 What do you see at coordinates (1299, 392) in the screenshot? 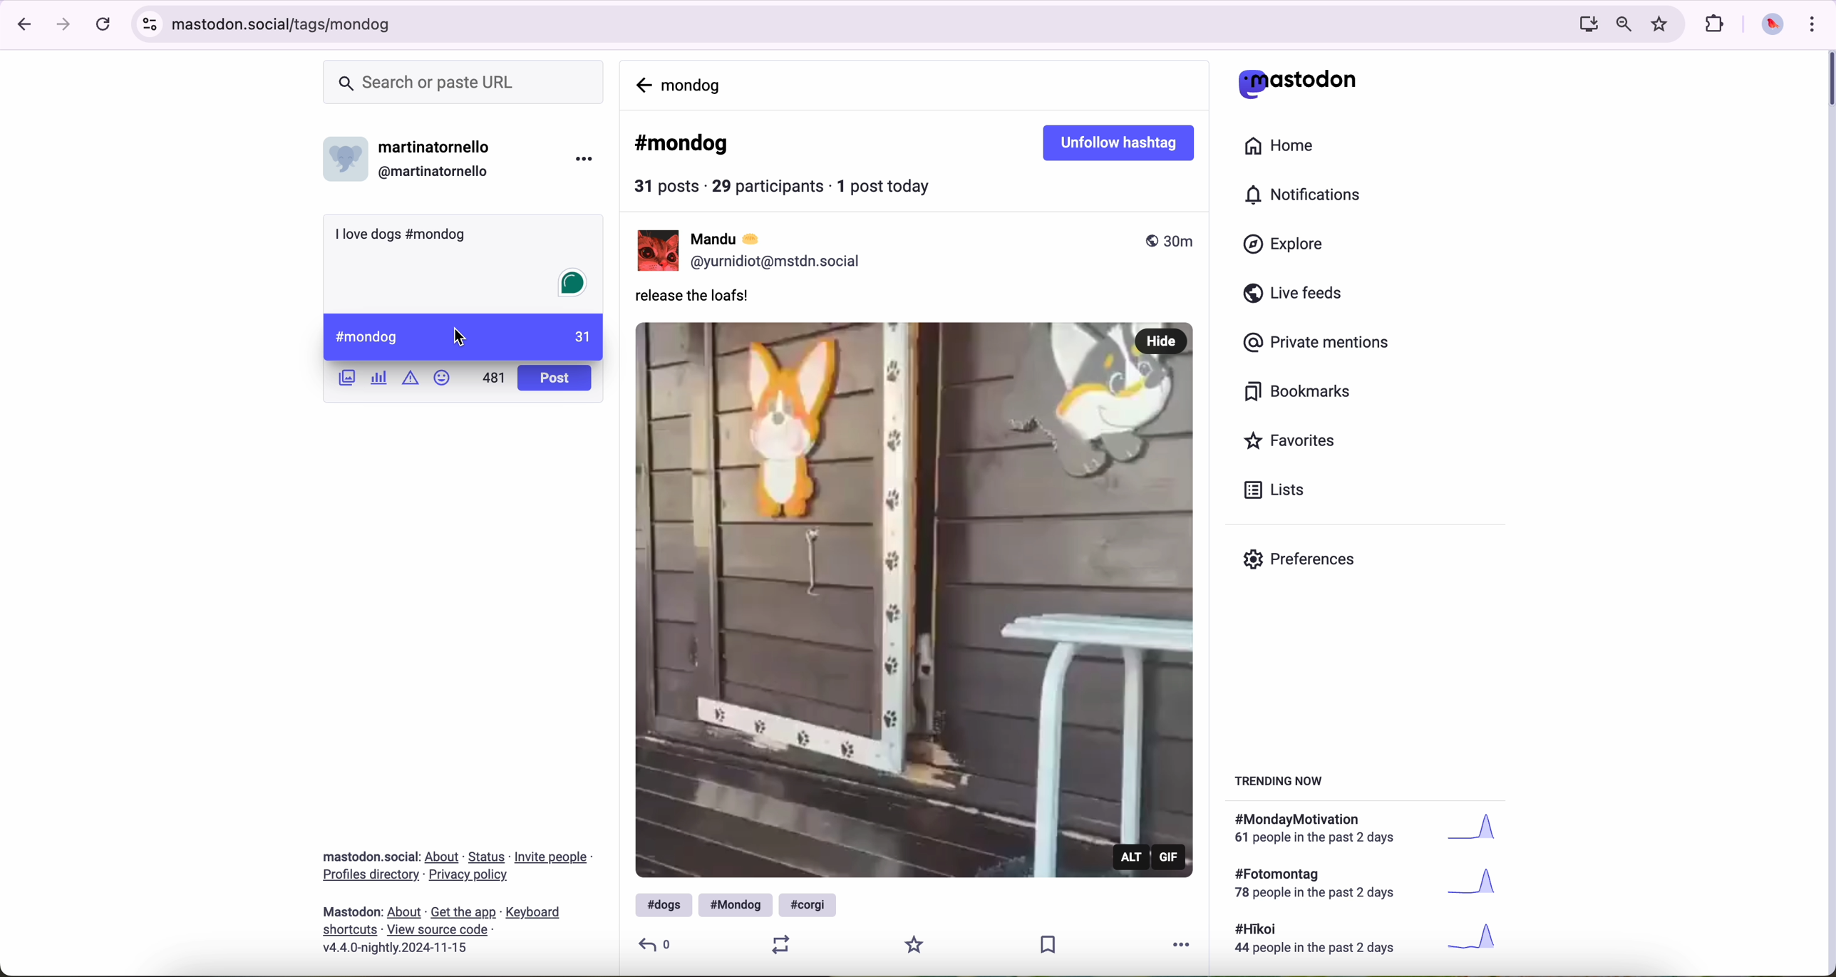
I see `bookmarks` at bounding box center [1299, 392].